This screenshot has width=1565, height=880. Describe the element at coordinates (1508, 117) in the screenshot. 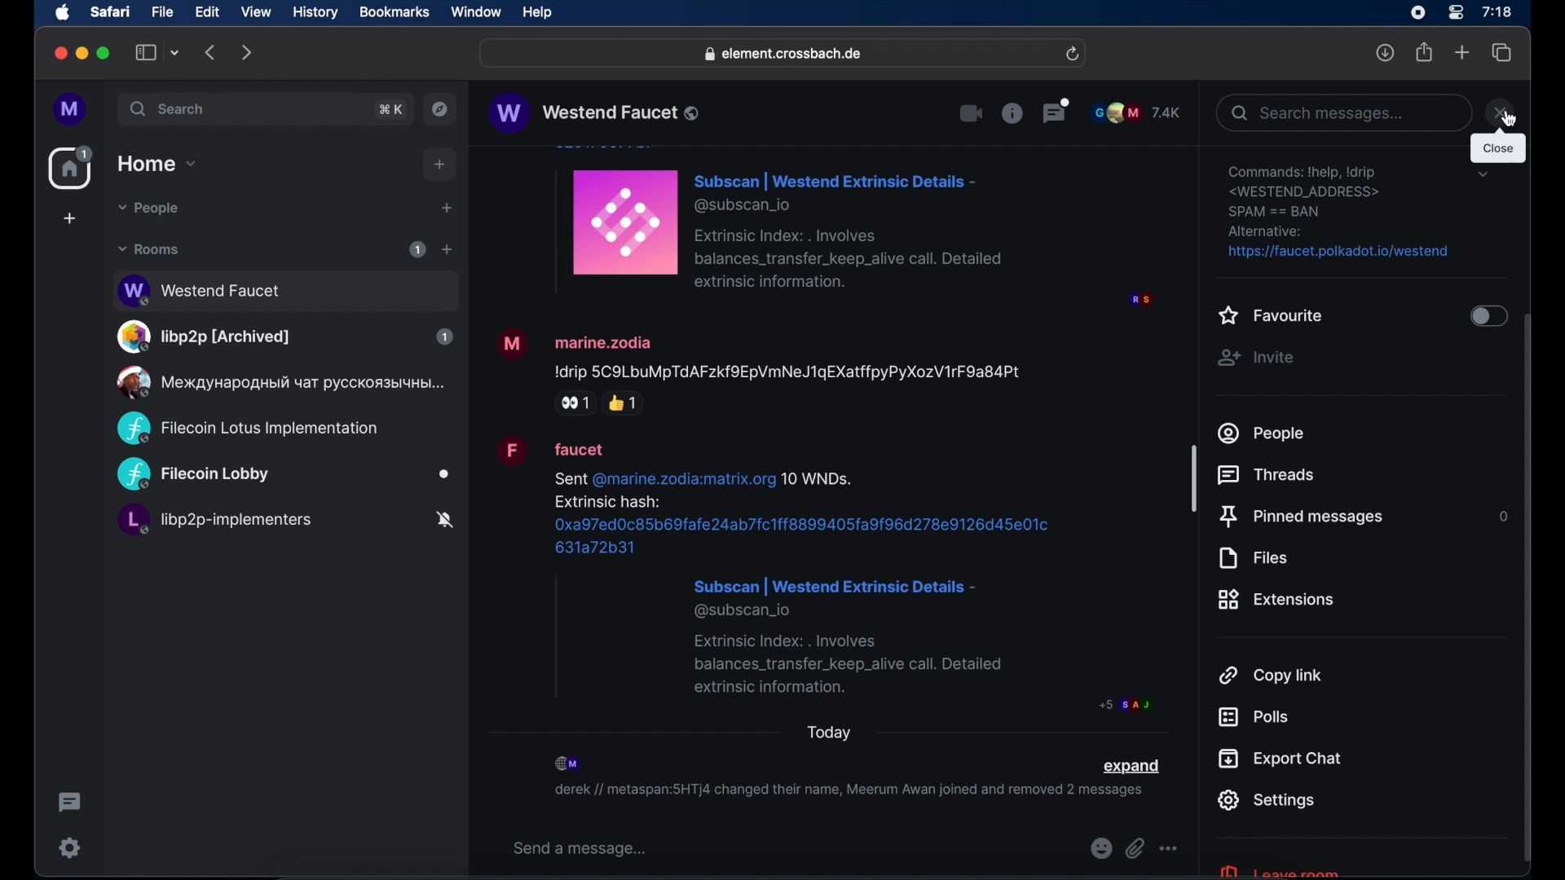

I see `cursor` at that location.